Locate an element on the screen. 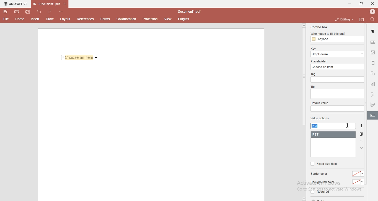 This screenshot has width=378, height=201. redo is located at coordinates (51, 10).